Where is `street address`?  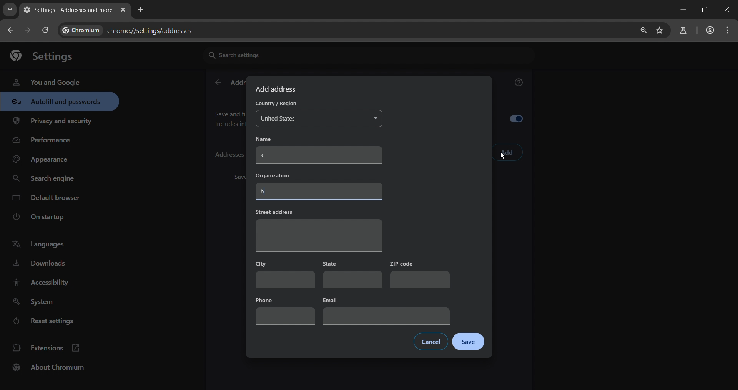
street address is located at coordinates (318, 230).